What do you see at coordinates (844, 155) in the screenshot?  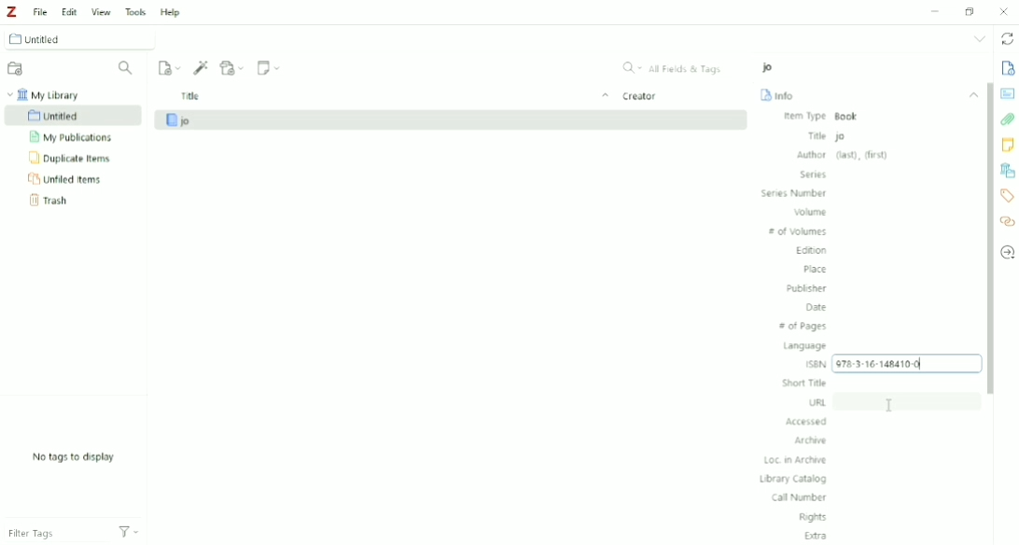 I see `Author` at bounding box center [844, 155].